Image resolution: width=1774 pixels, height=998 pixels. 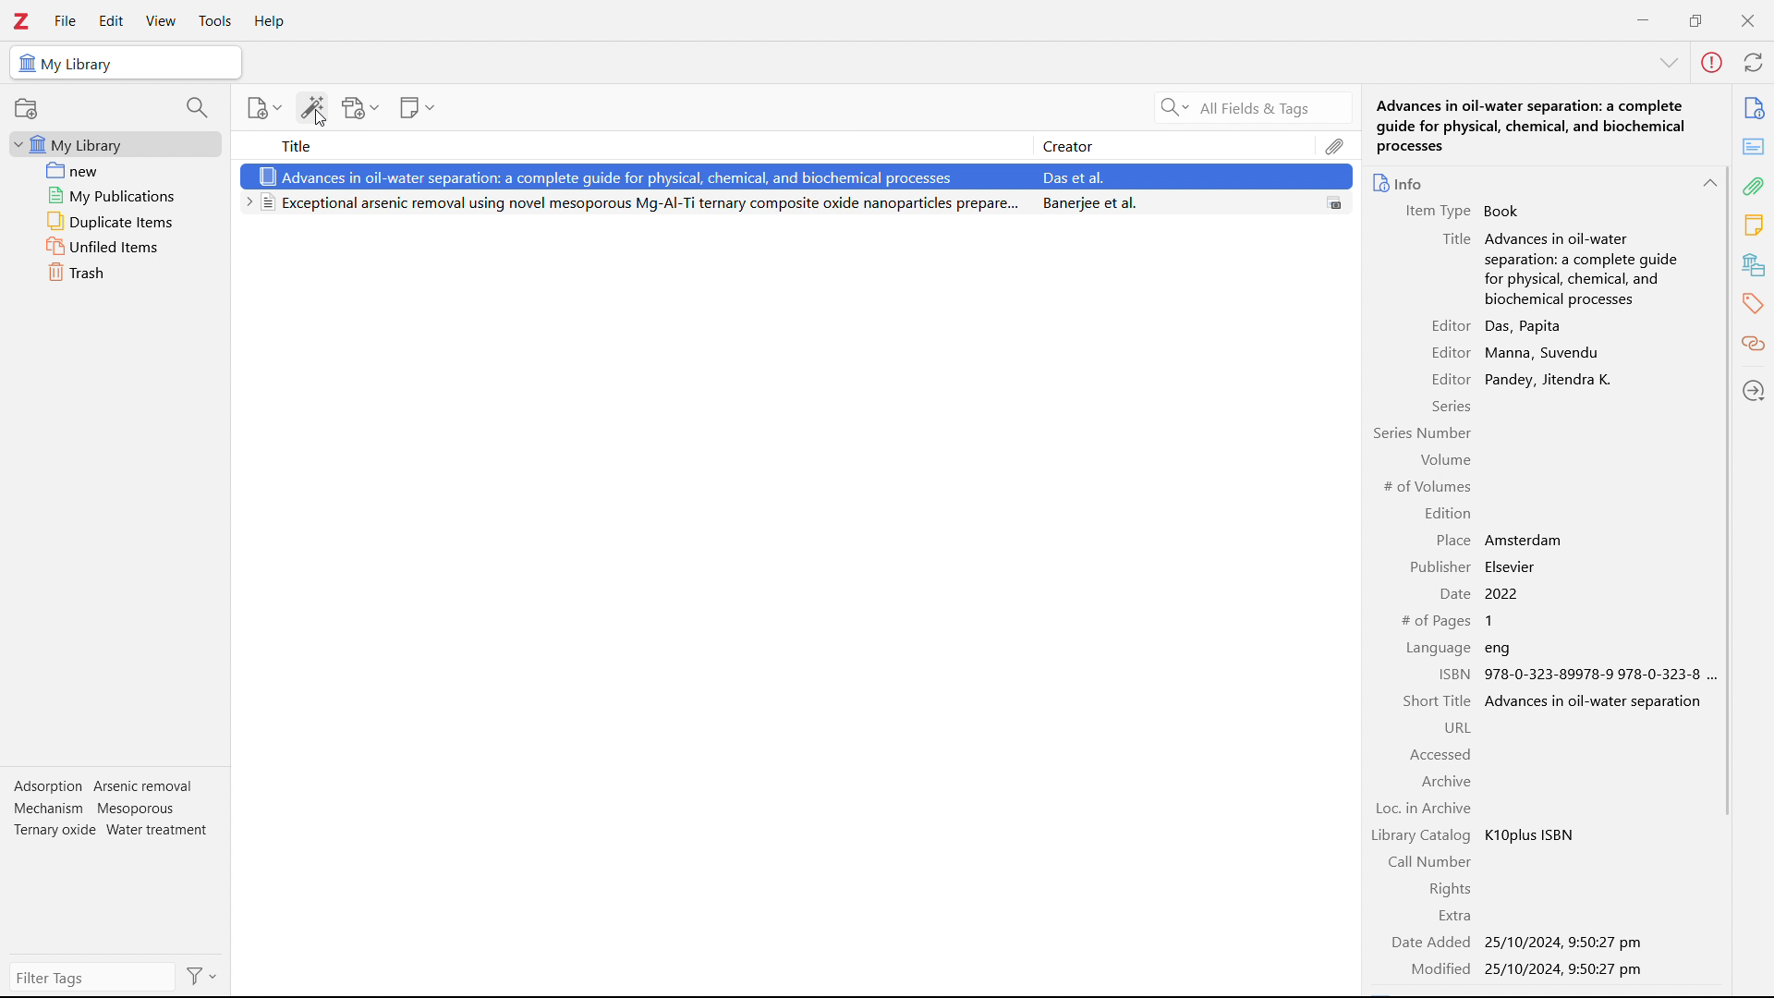 I want to click on sync with zotero.org, so click(x=1754, y=61).